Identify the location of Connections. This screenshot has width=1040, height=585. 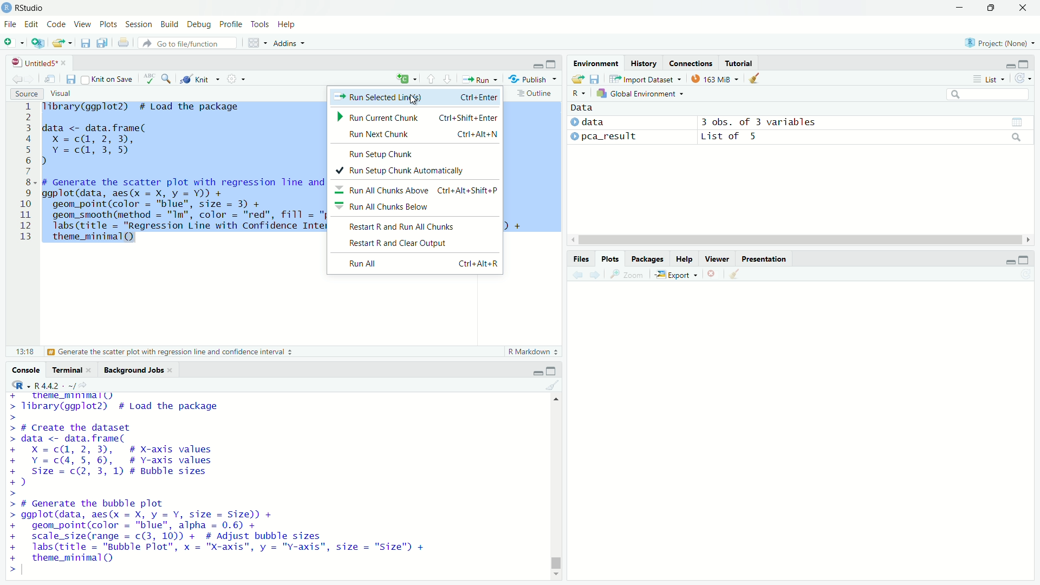
(691, 63).